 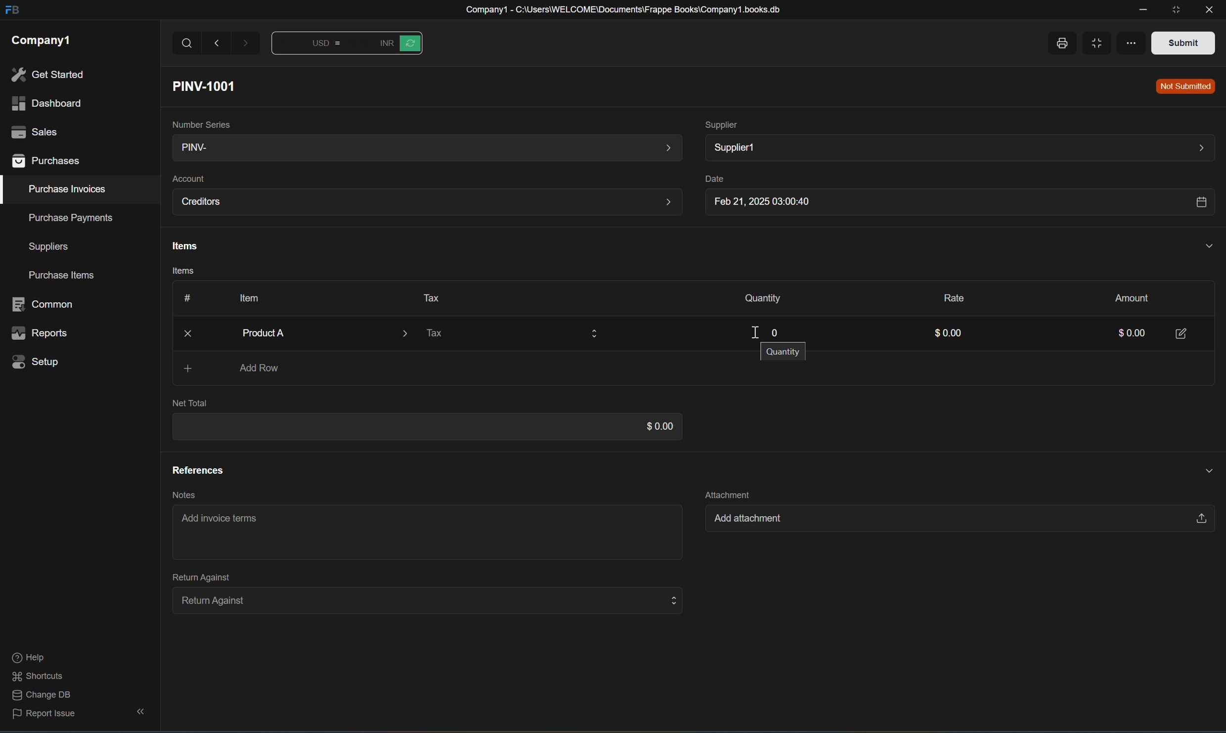 I want to click on Add attachment, so click(x=953, y=521).